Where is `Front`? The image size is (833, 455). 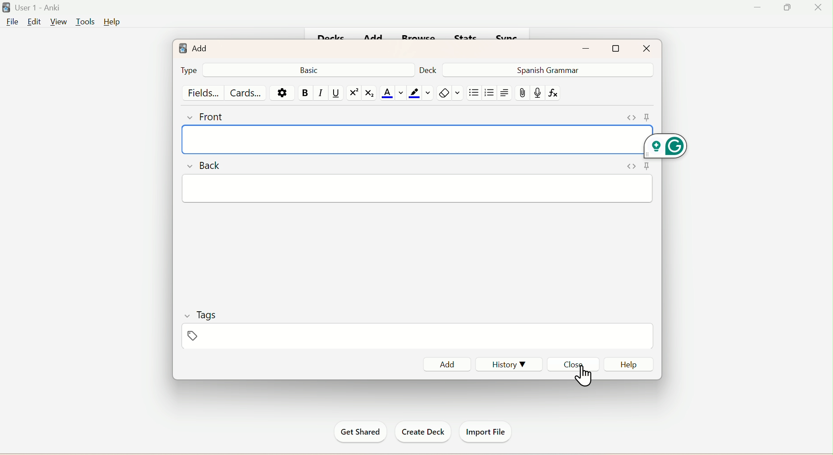
Front is located at coordinates (207, 116).